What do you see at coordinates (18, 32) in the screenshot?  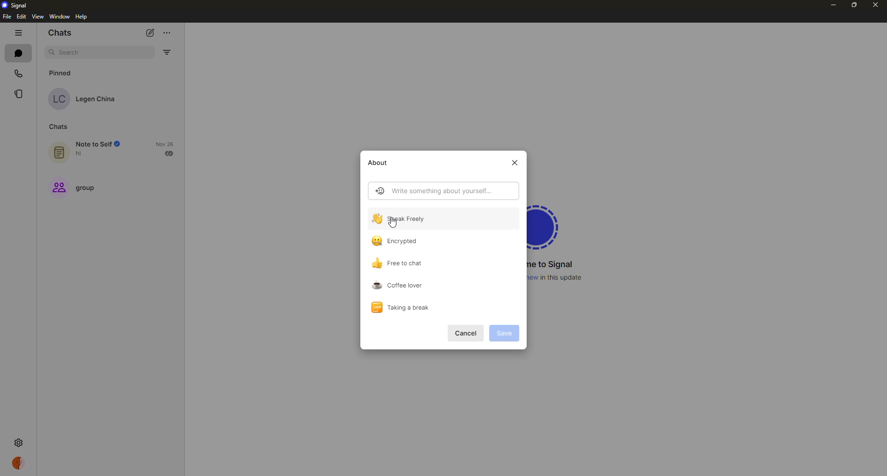 I see `hide tabs` at bounding box center [18, 32].